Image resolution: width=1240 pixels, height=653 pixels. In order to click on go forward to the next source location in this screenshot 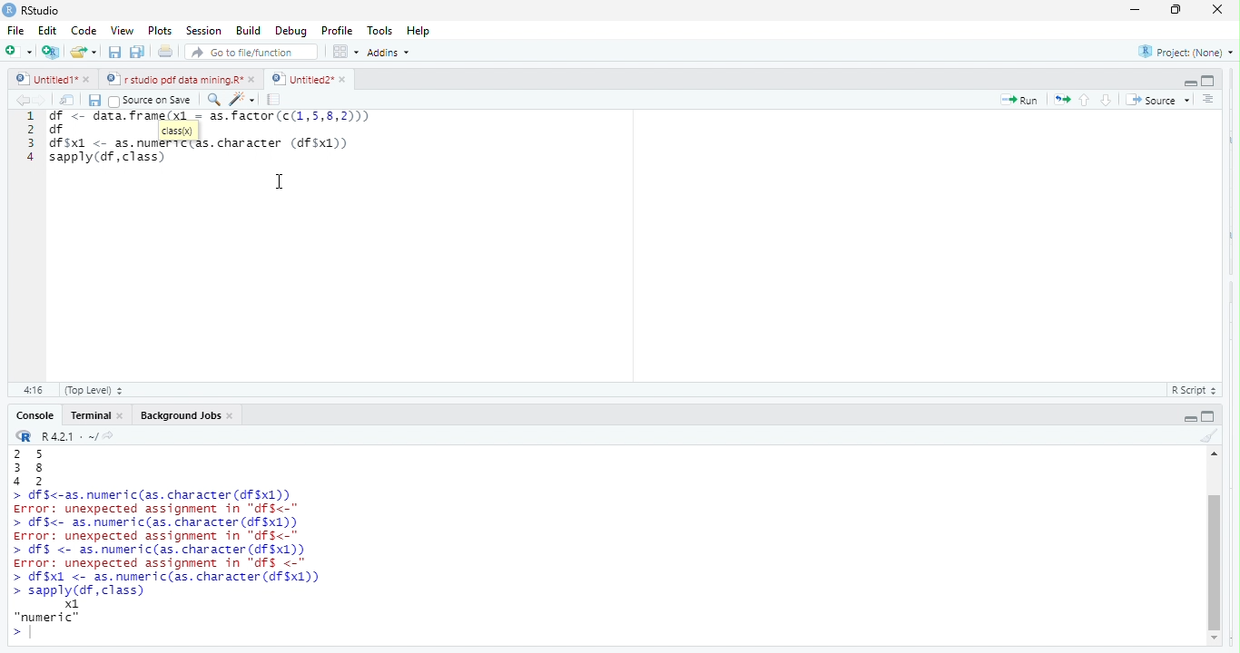, I will do `click(44, 100)`.